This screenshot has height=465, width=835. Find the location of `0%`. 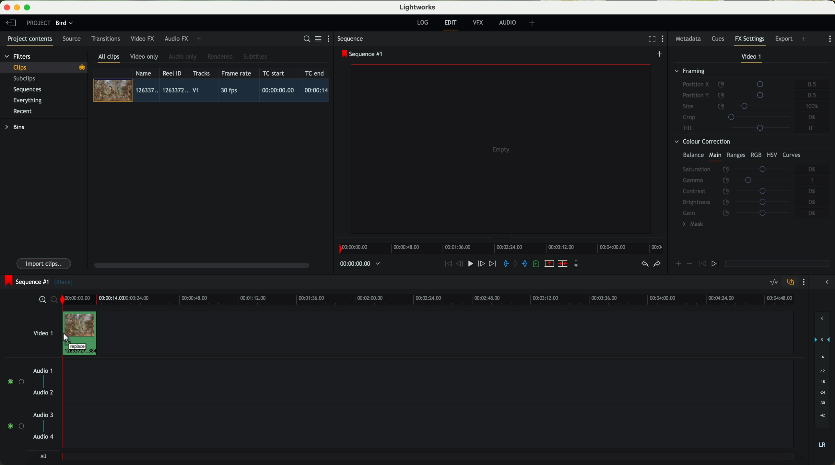

0% is located at coordinates (812, 201).